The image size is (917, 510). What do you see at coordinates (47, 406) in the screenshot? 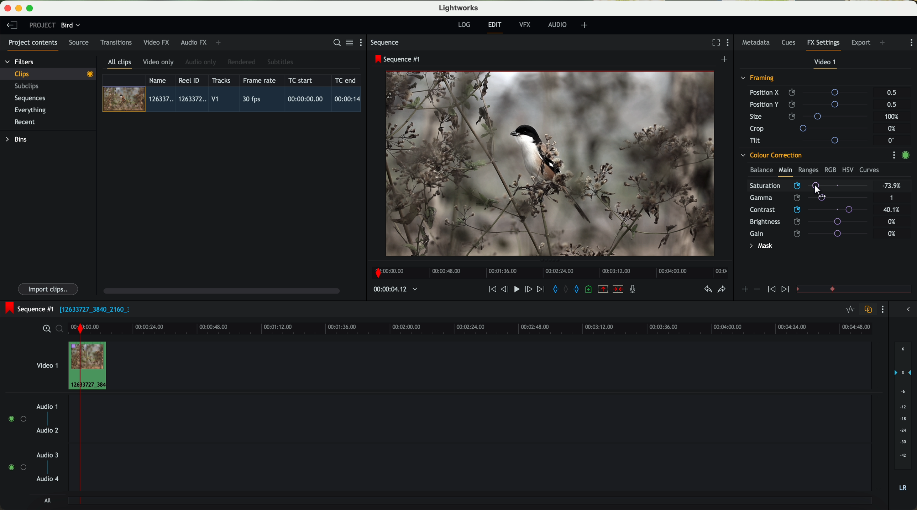
I see `audio 1` at bounding box center [47, 406].